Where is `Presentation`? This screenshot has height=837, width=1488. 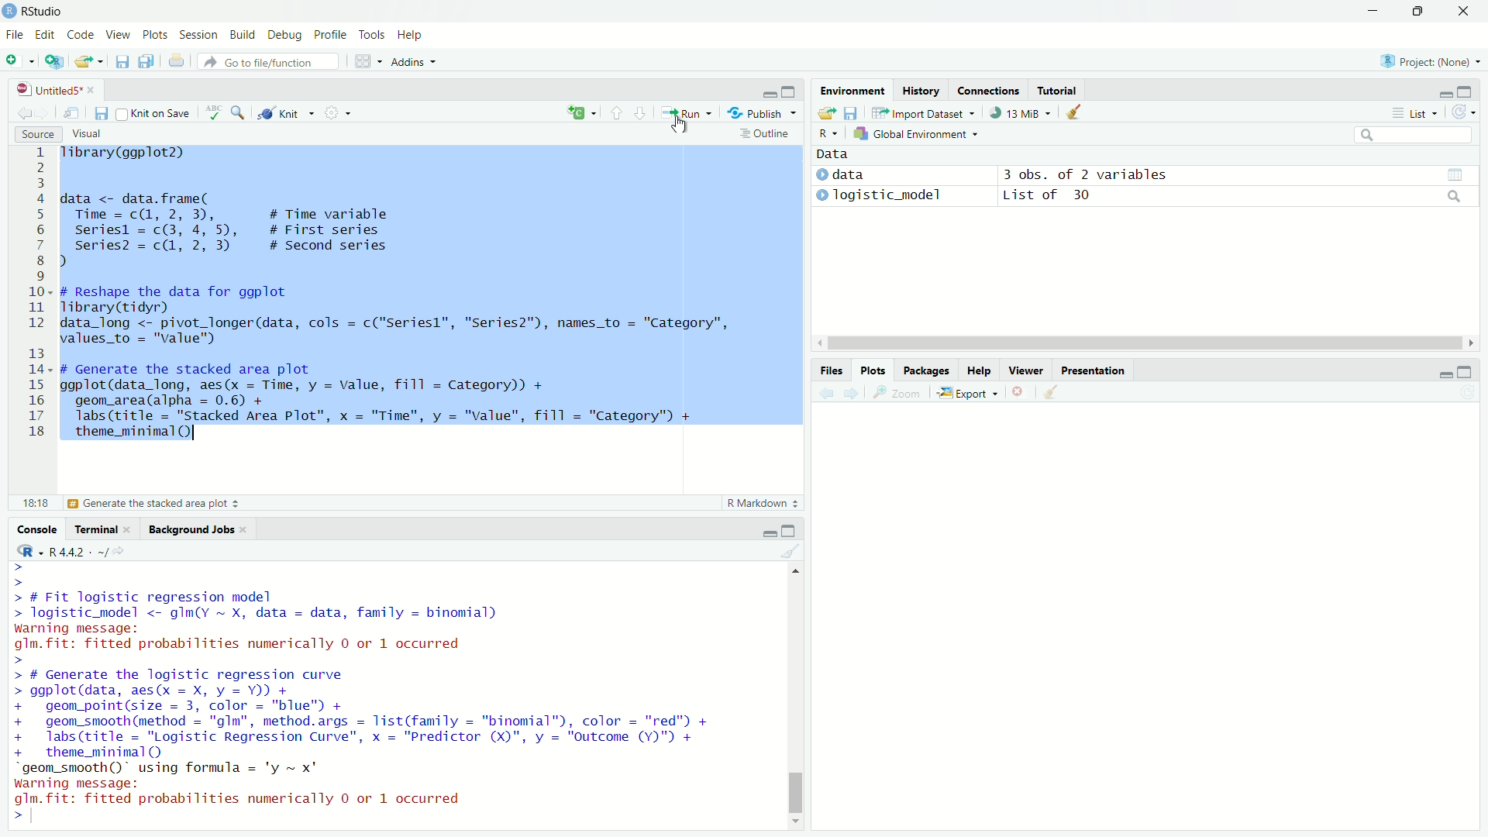
Presentation is located at coordinates (1096, 370).